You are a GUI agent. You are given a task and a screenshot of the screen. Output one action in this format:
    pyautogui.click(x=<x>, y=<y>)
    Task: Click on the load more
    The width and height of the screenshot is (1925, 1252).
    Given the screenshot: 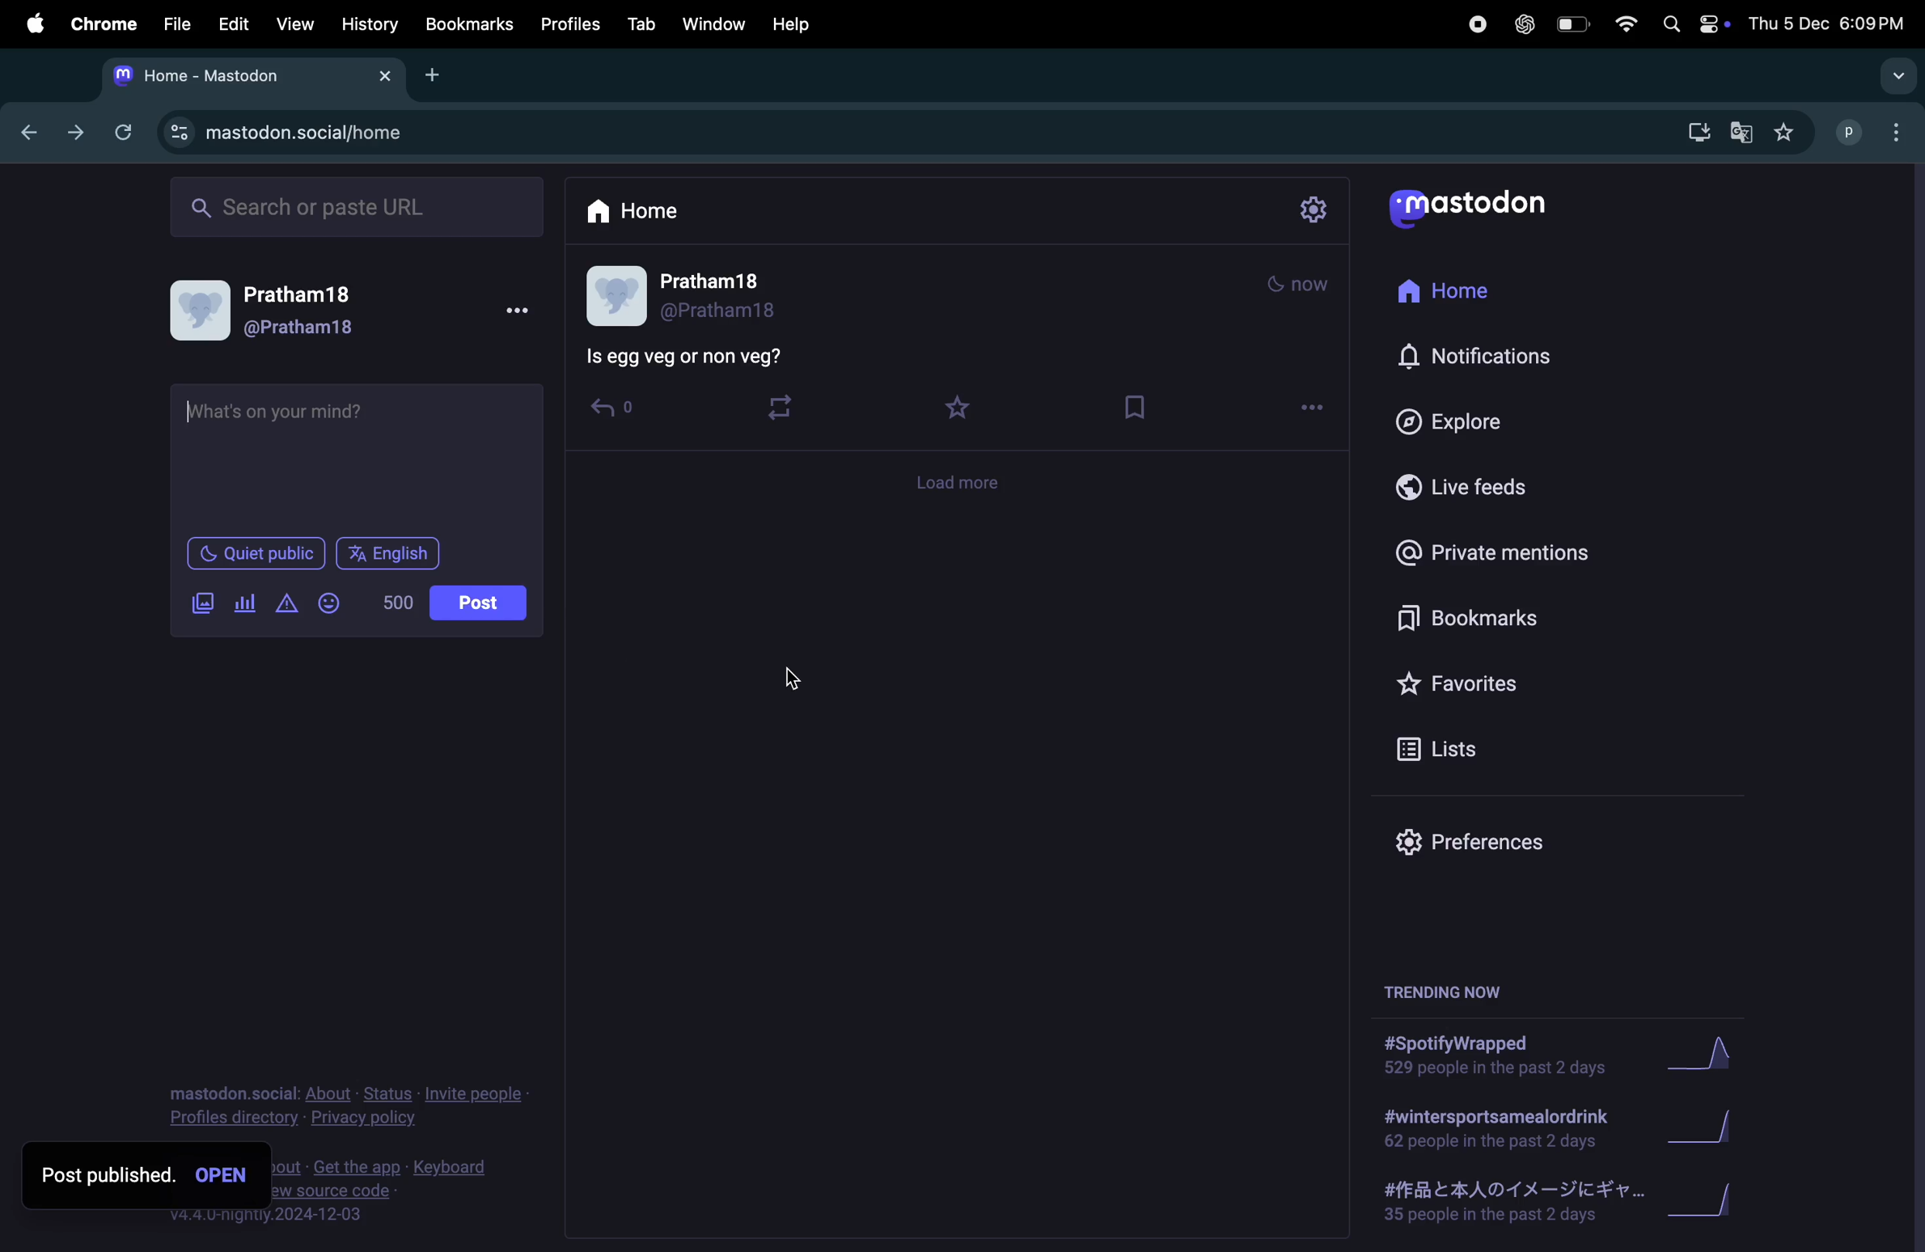 What is the action you would take?
    pyautogui.click(x=954, y=484)
    